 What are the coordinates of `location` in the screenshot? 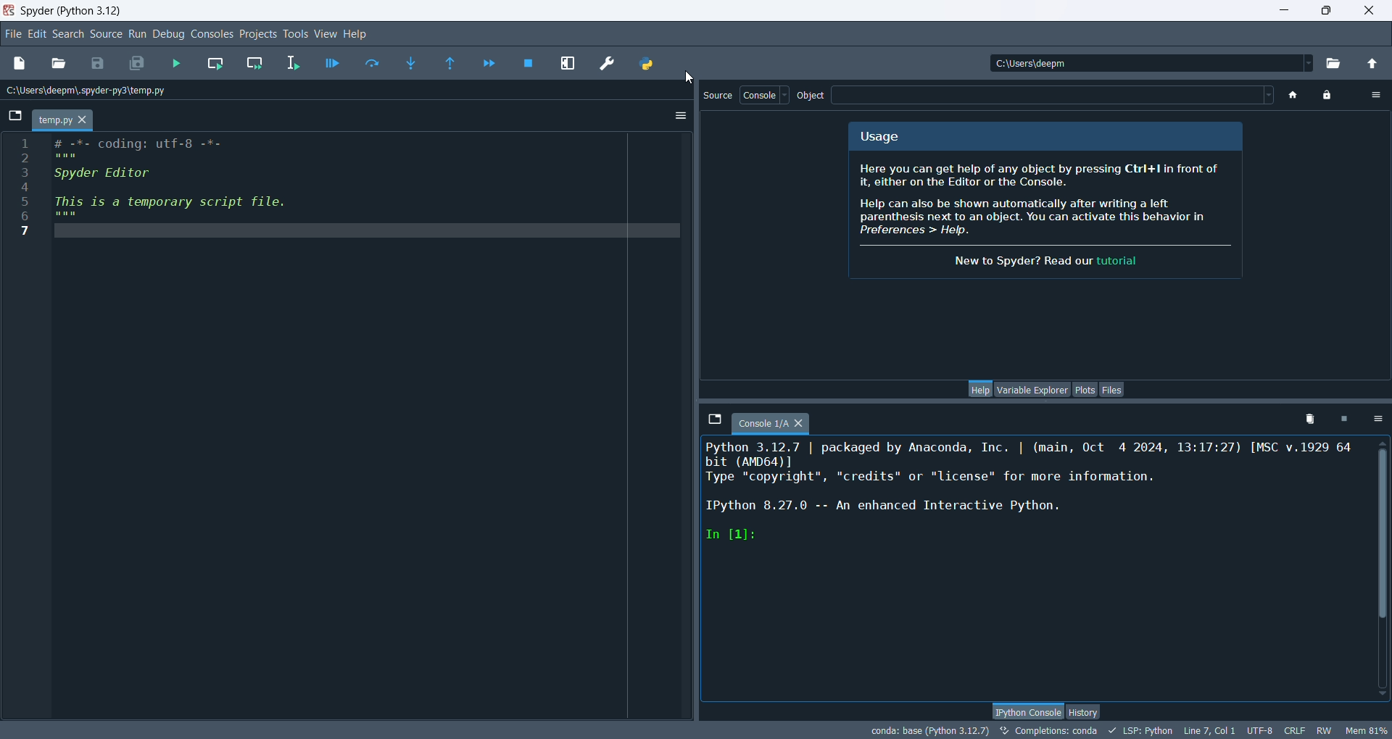 It's located at (83, 90).